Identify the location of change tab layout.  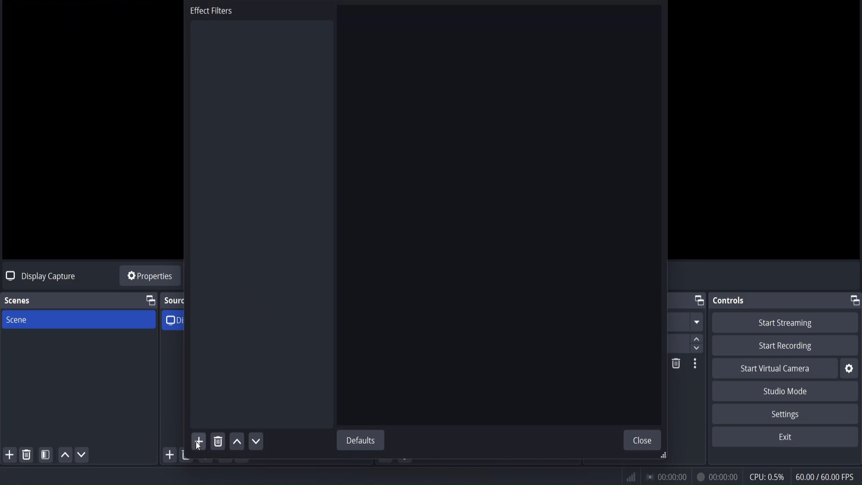
(150, 301).